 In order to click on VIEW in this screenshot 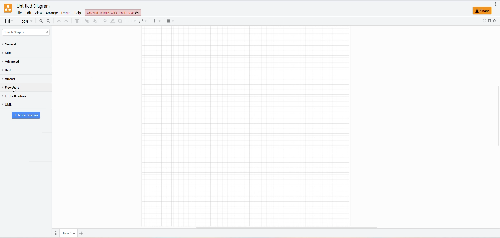, I will do `click(39, 13)`.